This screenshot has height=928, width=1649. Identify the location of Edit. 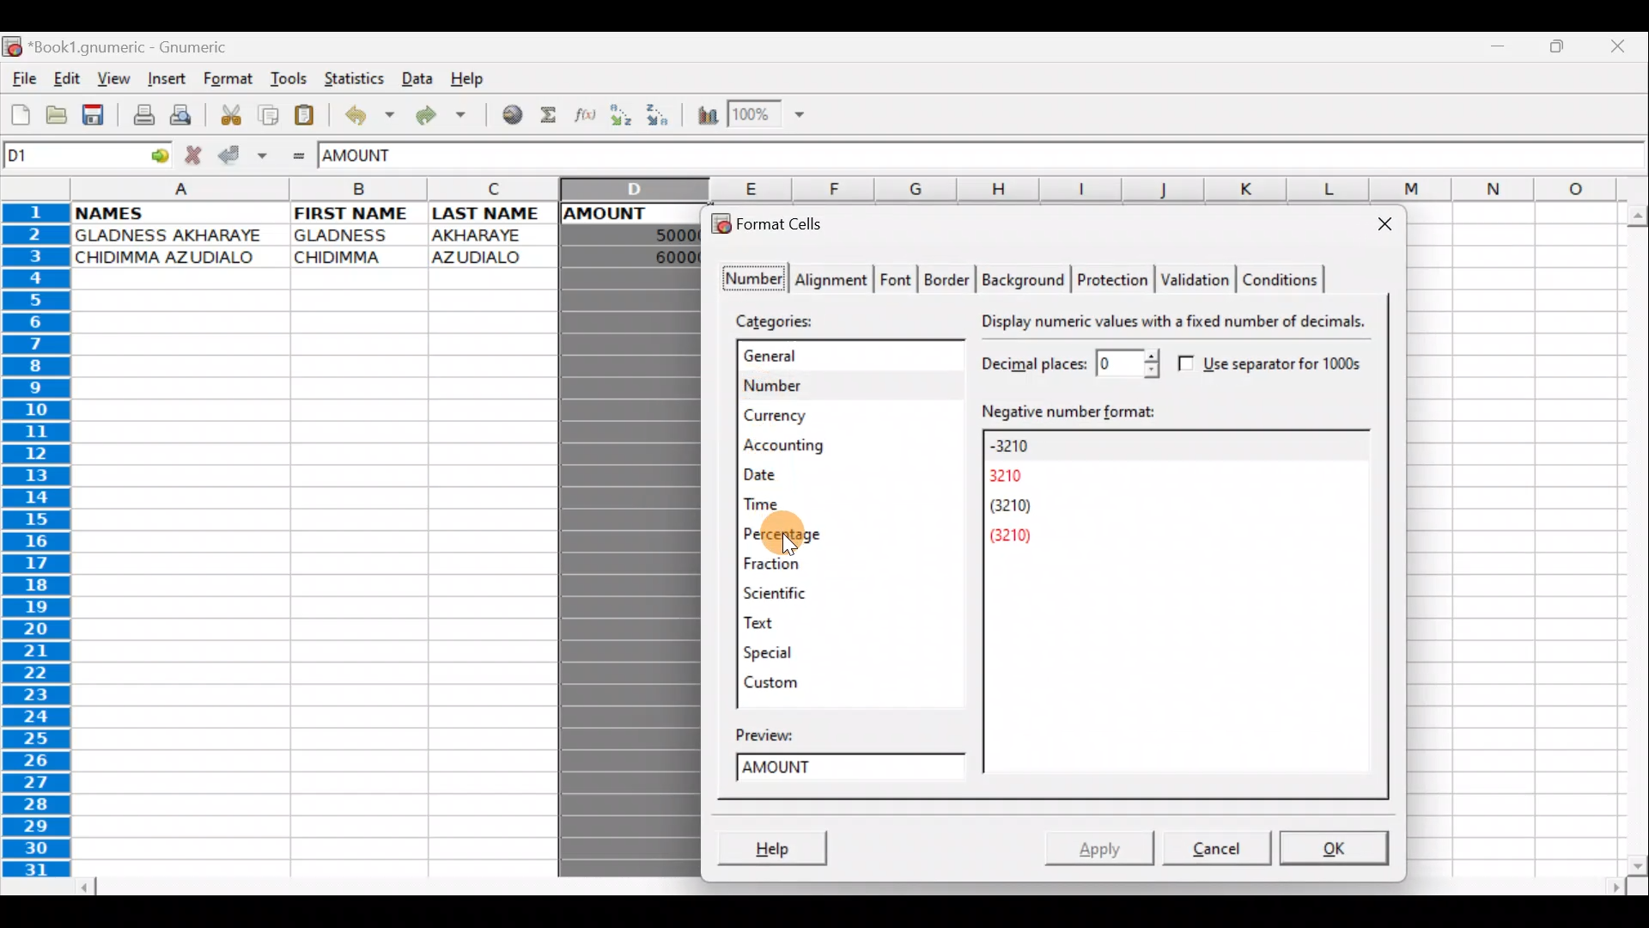
(69, 80).